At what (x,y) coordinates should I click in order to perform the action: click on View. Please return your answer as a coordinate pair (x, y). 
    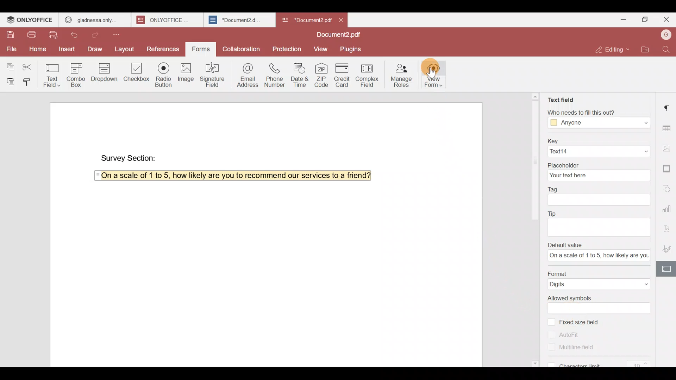
    Looking at the image, I should click on (319, 48).